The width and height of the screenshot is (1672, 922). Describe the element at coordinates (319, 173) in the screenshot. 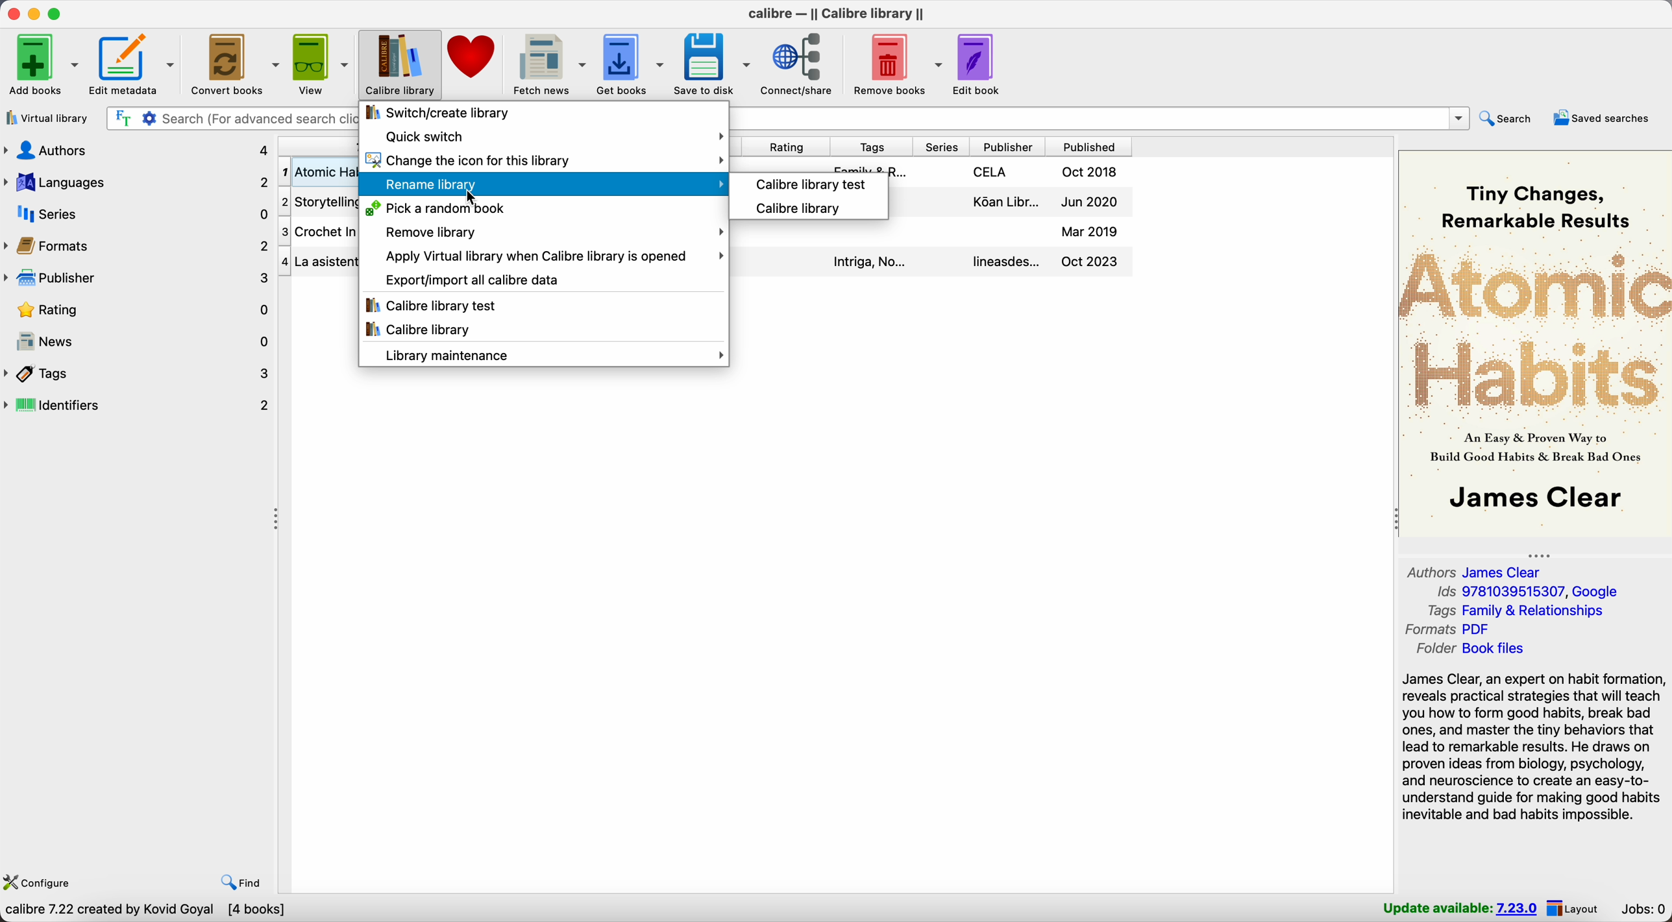

I see `Atomic Habitis: Tiny Changes... book` at that location.